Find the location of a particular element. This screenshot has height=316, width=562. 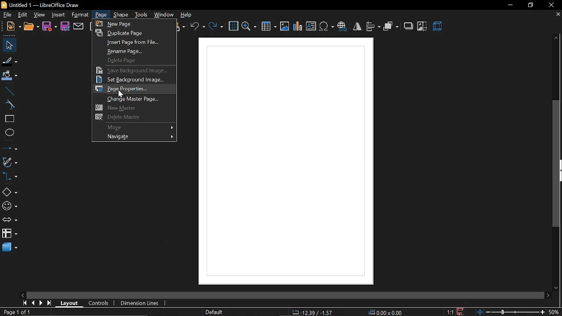

insert page from file is located at coordinates (133, 43).